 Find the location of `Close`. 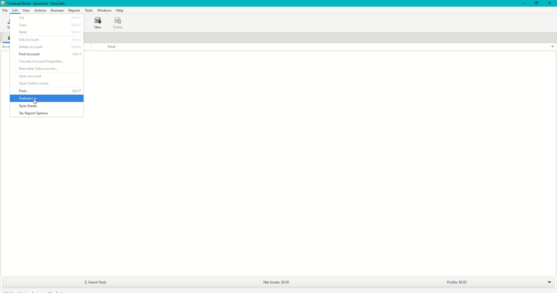

Close is located at coordinates (550, 3).